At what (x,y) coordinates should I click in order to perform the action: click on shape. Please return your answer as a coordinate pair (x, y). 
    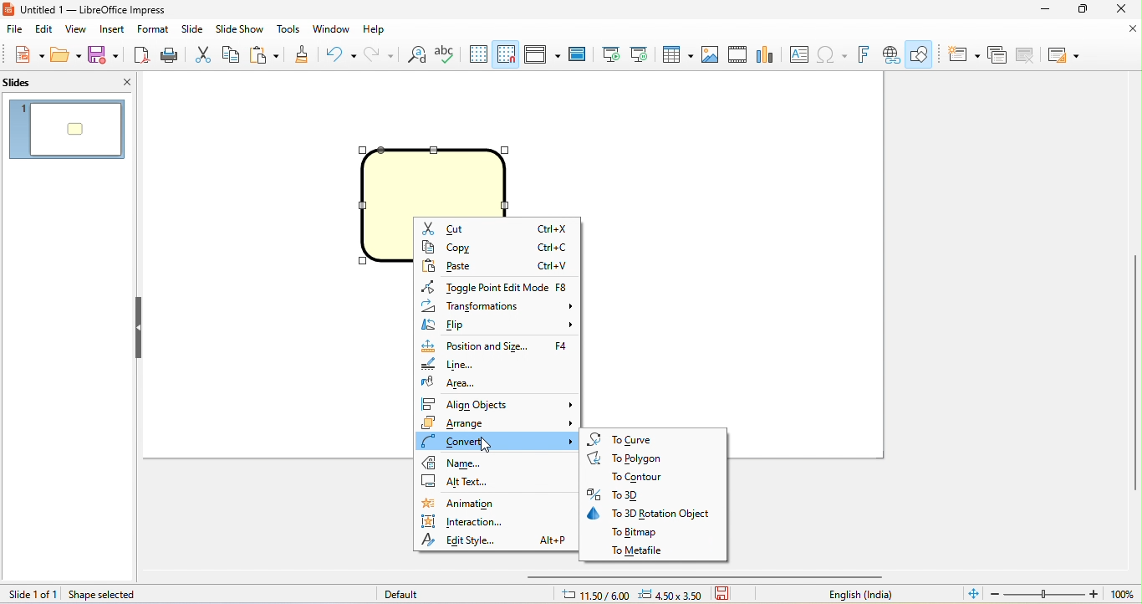
    Looking at the image, I should click on (437, 178).